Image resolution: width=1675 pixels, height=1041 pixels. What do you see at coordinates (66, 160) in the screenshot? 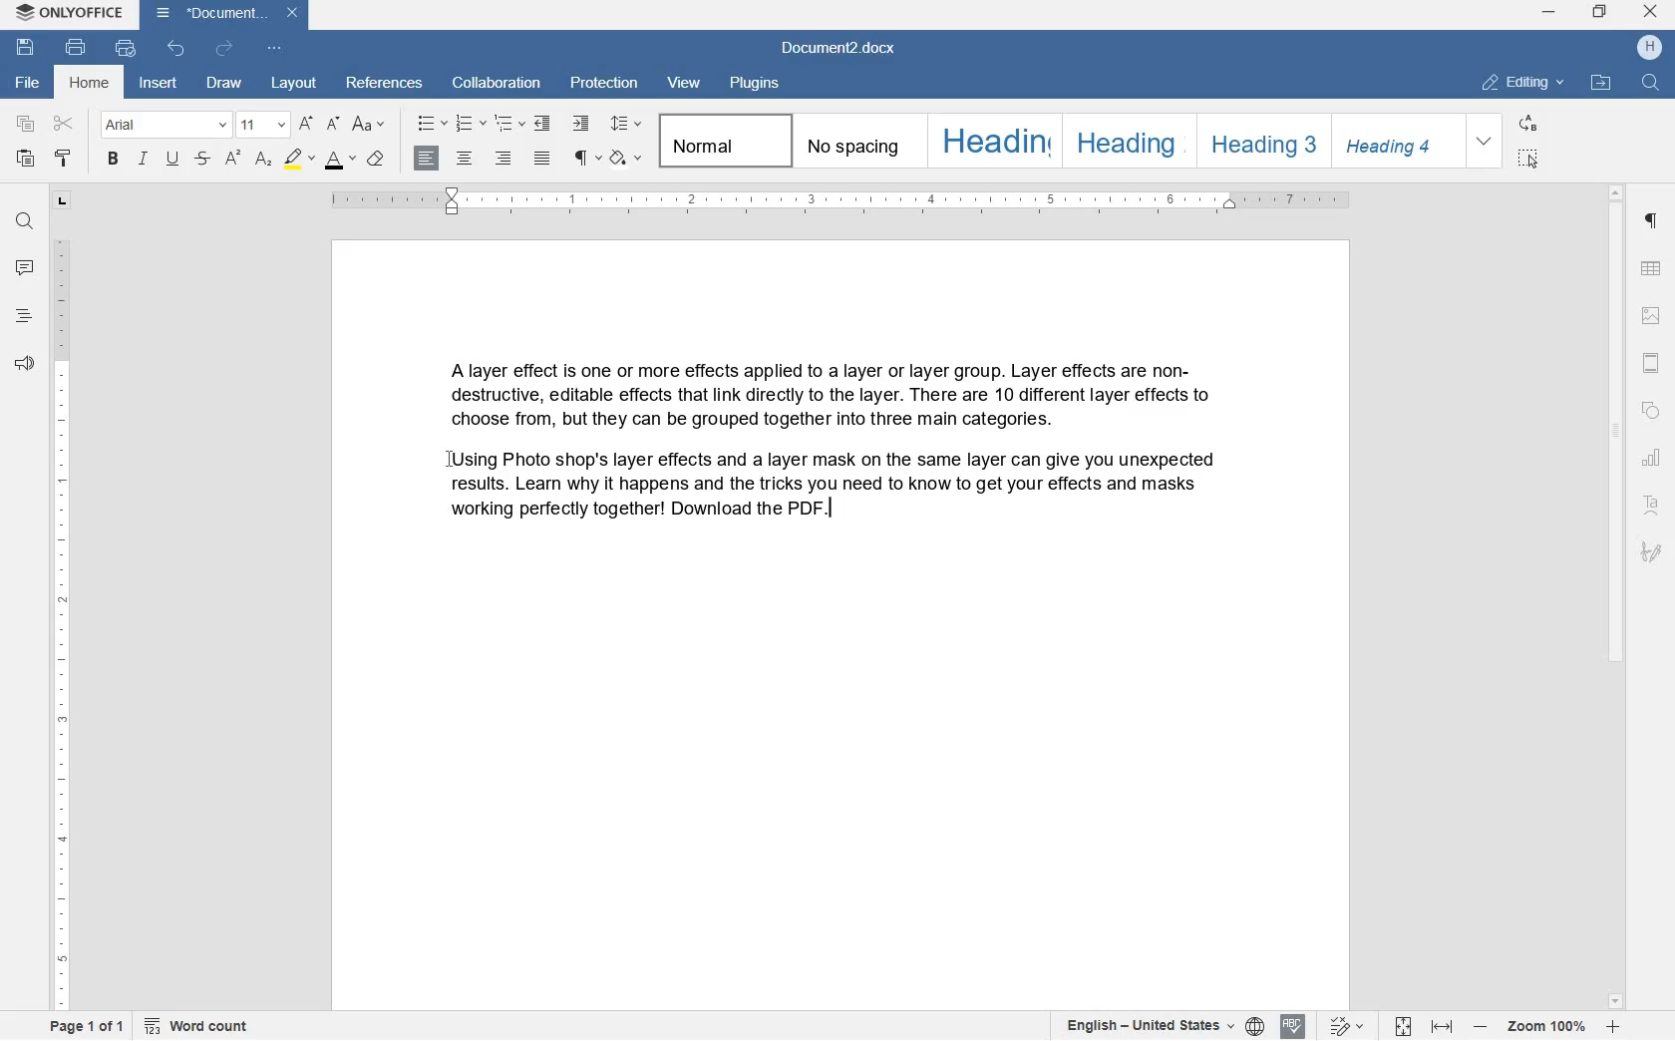
I see `COPY STYLE` at bounding box center [66, 160].